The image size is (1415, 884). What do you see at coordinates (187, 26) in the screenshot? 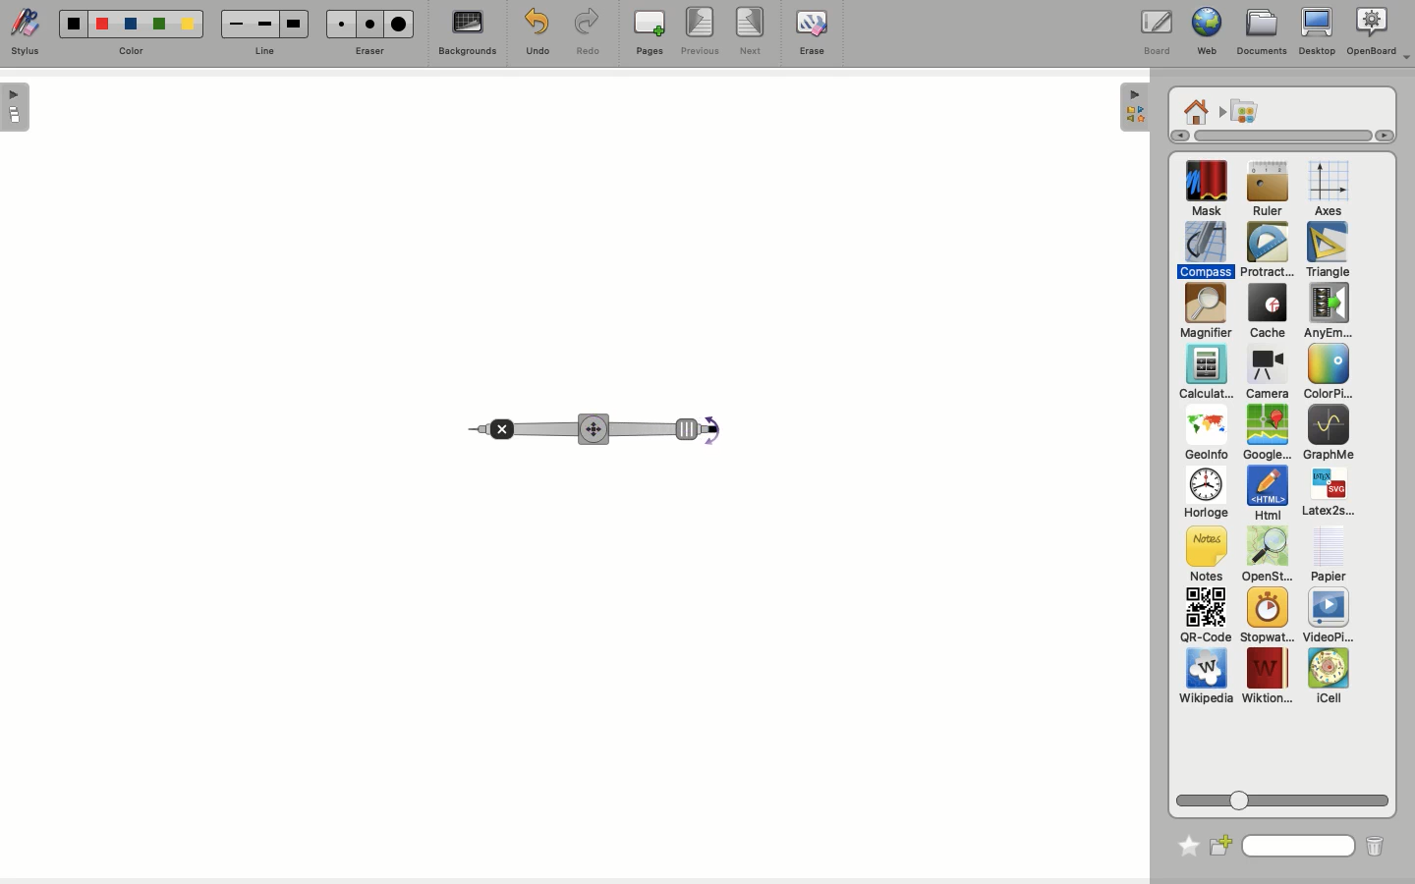
I see `color5` at bounding box center [187, 26].